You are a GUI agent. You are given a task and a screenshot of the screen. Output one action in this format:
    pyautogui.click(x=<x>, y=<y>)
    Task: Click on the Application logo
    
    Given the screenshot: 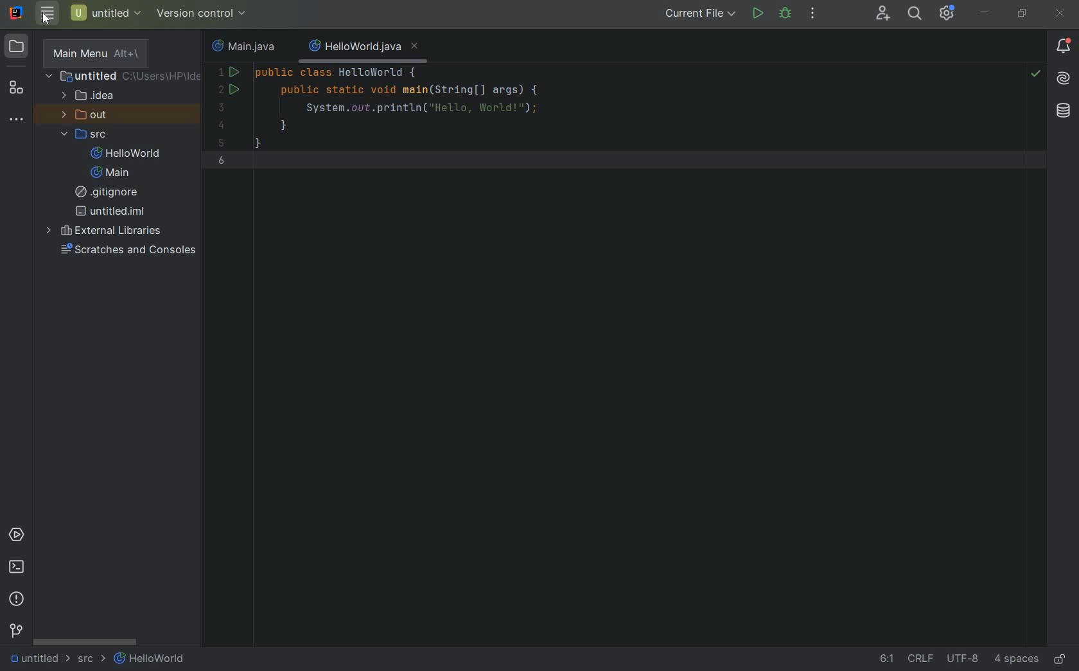 What is the action you would take?
    pyautogui.click(x=18, y=14)
    